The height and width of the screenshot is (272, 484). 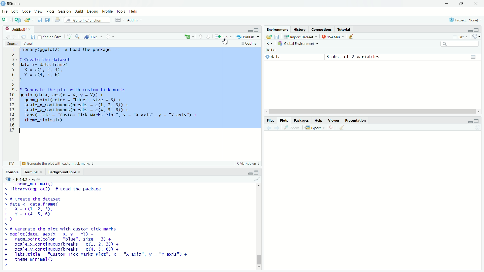 What do you see at coordinates (259, 267) in the screenshot?
I see `move down` at bounding box center [259, 267].